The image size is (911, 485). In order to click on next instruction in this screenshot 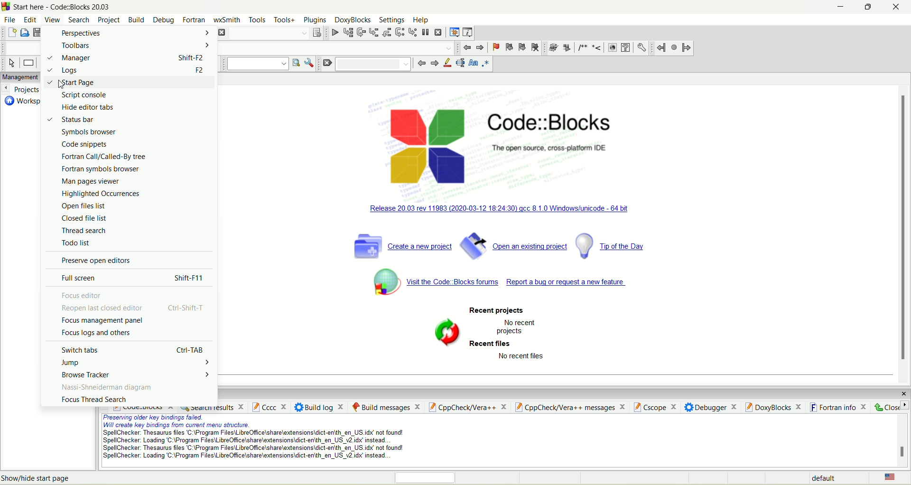, I will do `click(399, 33)`.